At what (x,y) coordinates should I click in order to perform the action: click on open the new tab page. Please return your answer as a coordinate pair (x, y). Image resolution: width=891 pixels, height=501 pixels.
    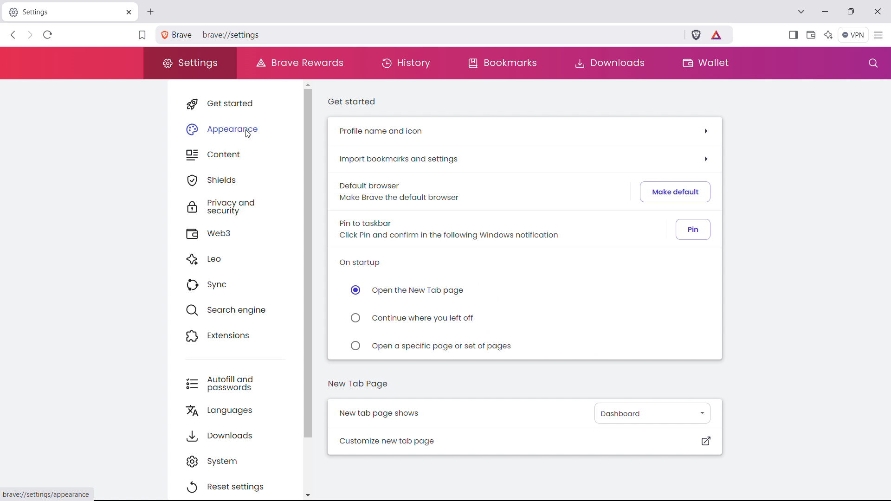
    Looking at the image, I should click on (409, 290).